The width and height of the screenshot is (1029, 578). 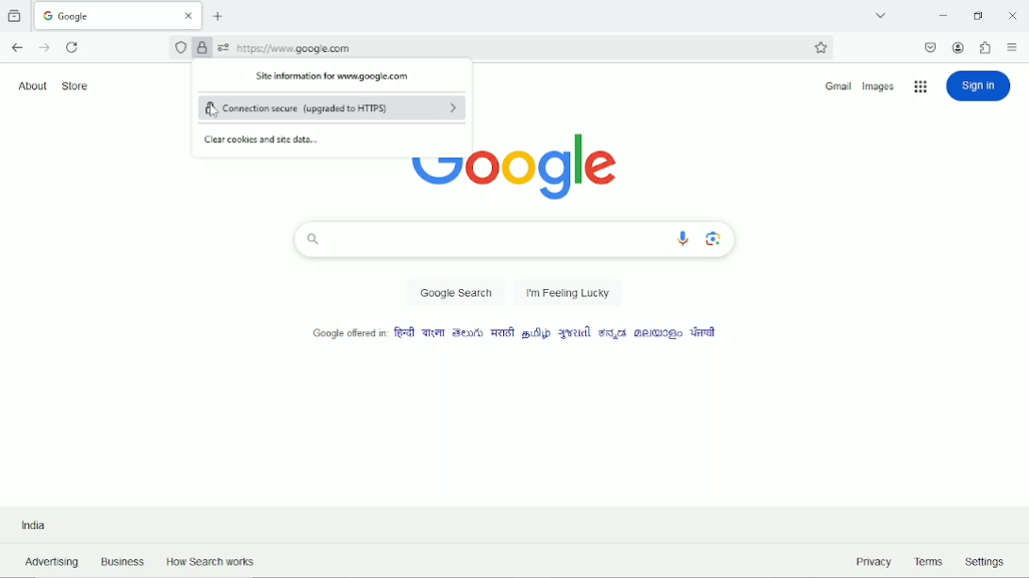 I want to click on Terms, so click(x=930, y=561).